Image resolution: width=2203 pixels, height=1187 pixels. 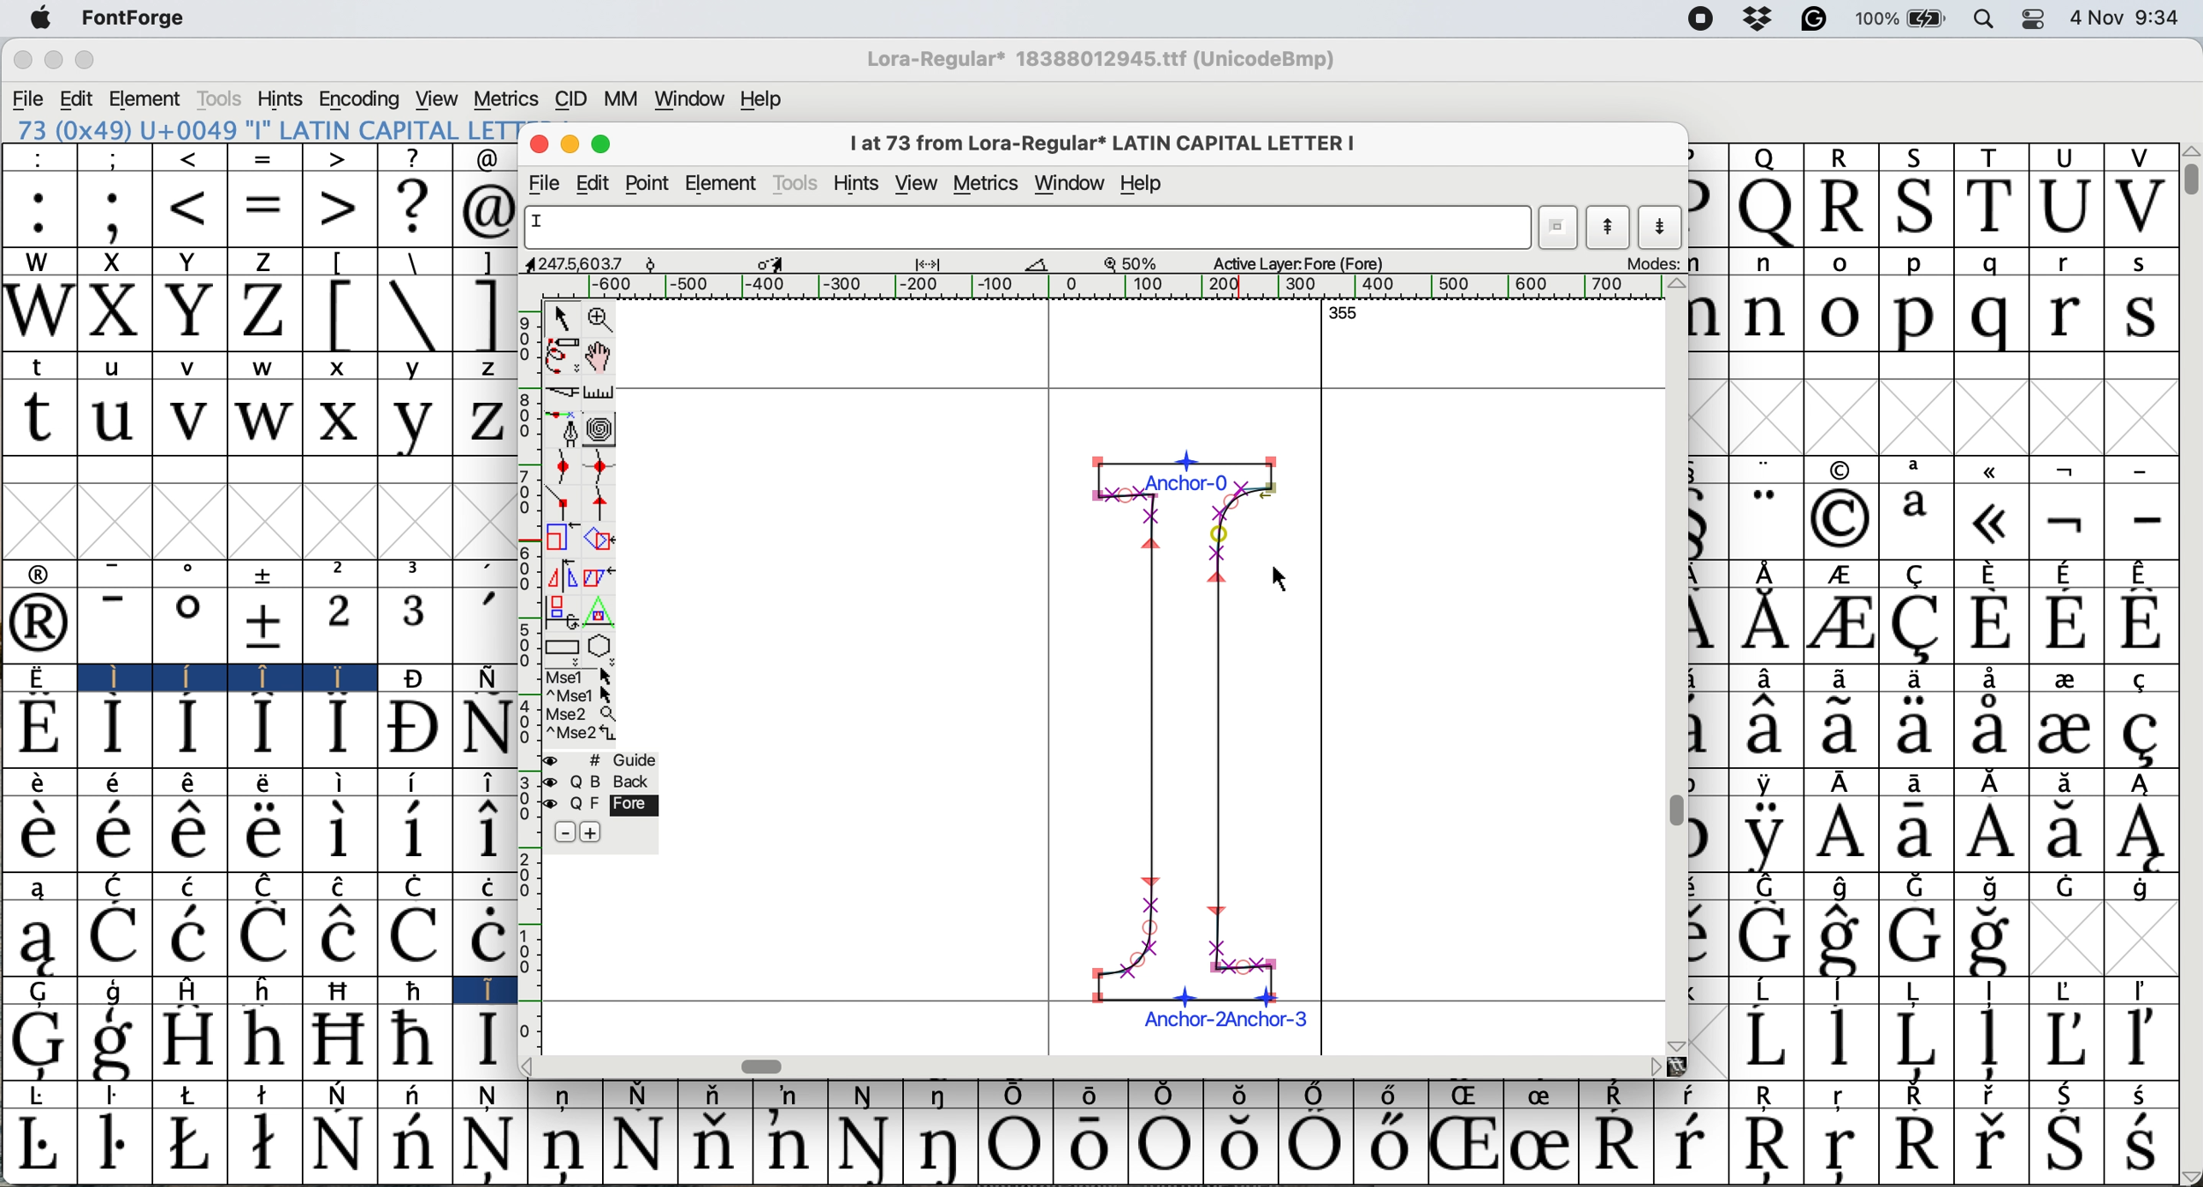 I want to click on draw freehand curve, so click(x=560, y=354).